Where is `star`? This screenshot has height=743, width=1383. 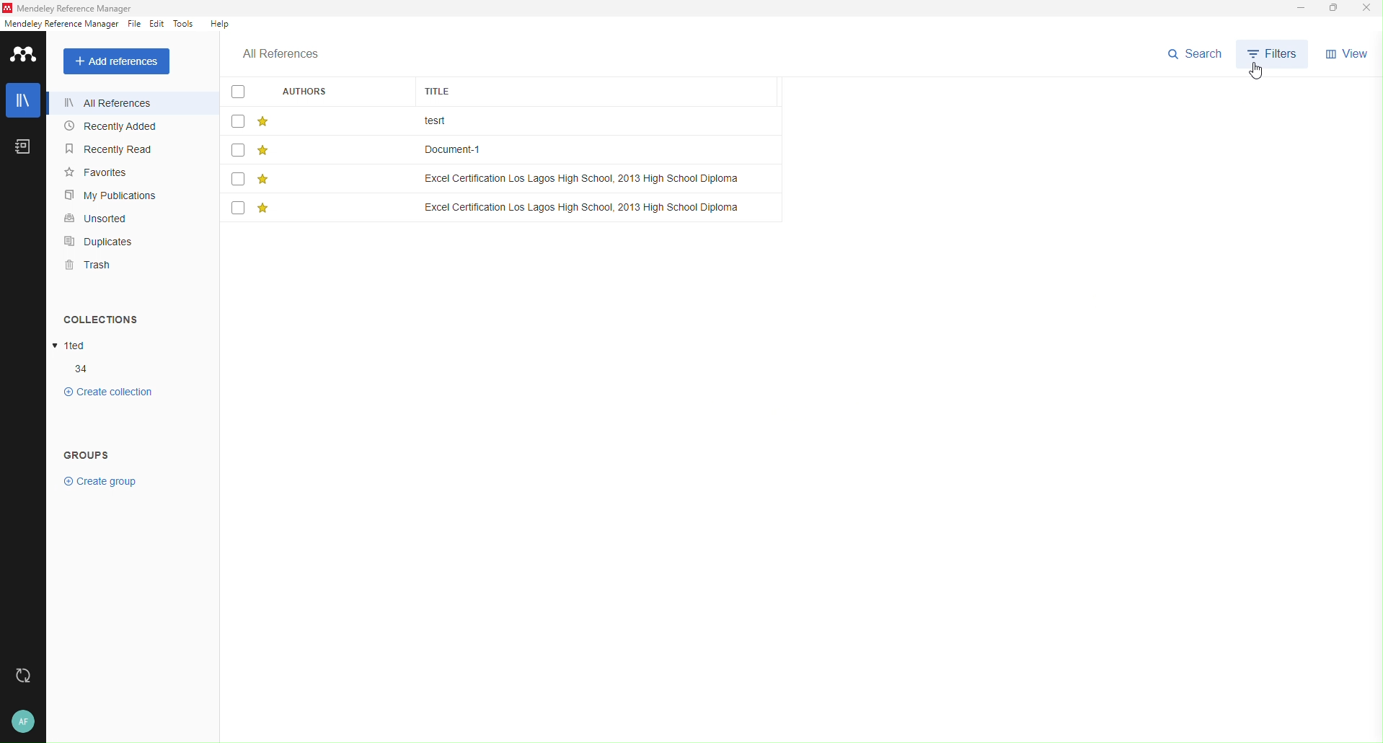 star is located at coordinates (263, 121).